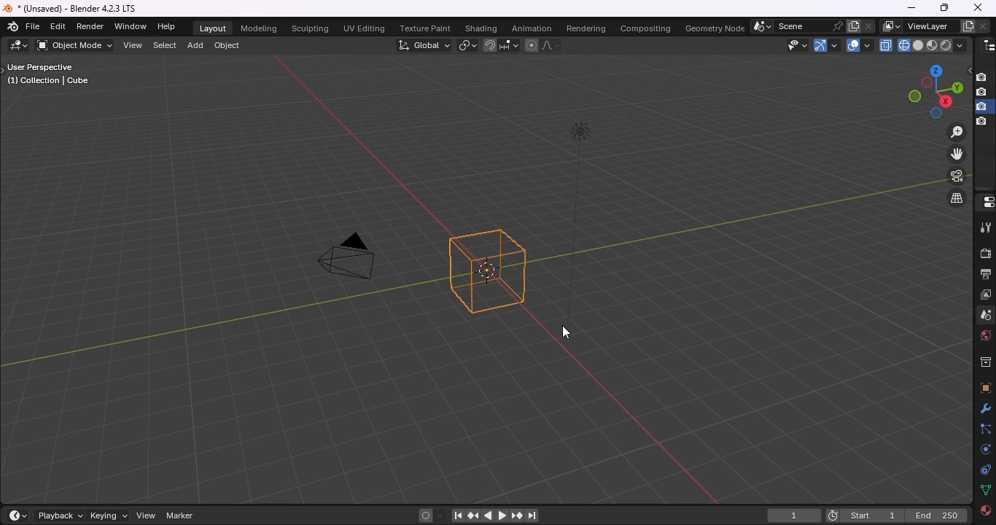 Image resolution: width=996 pixels, height=525 pixels. I want to click on overlays, so click(858, 45).